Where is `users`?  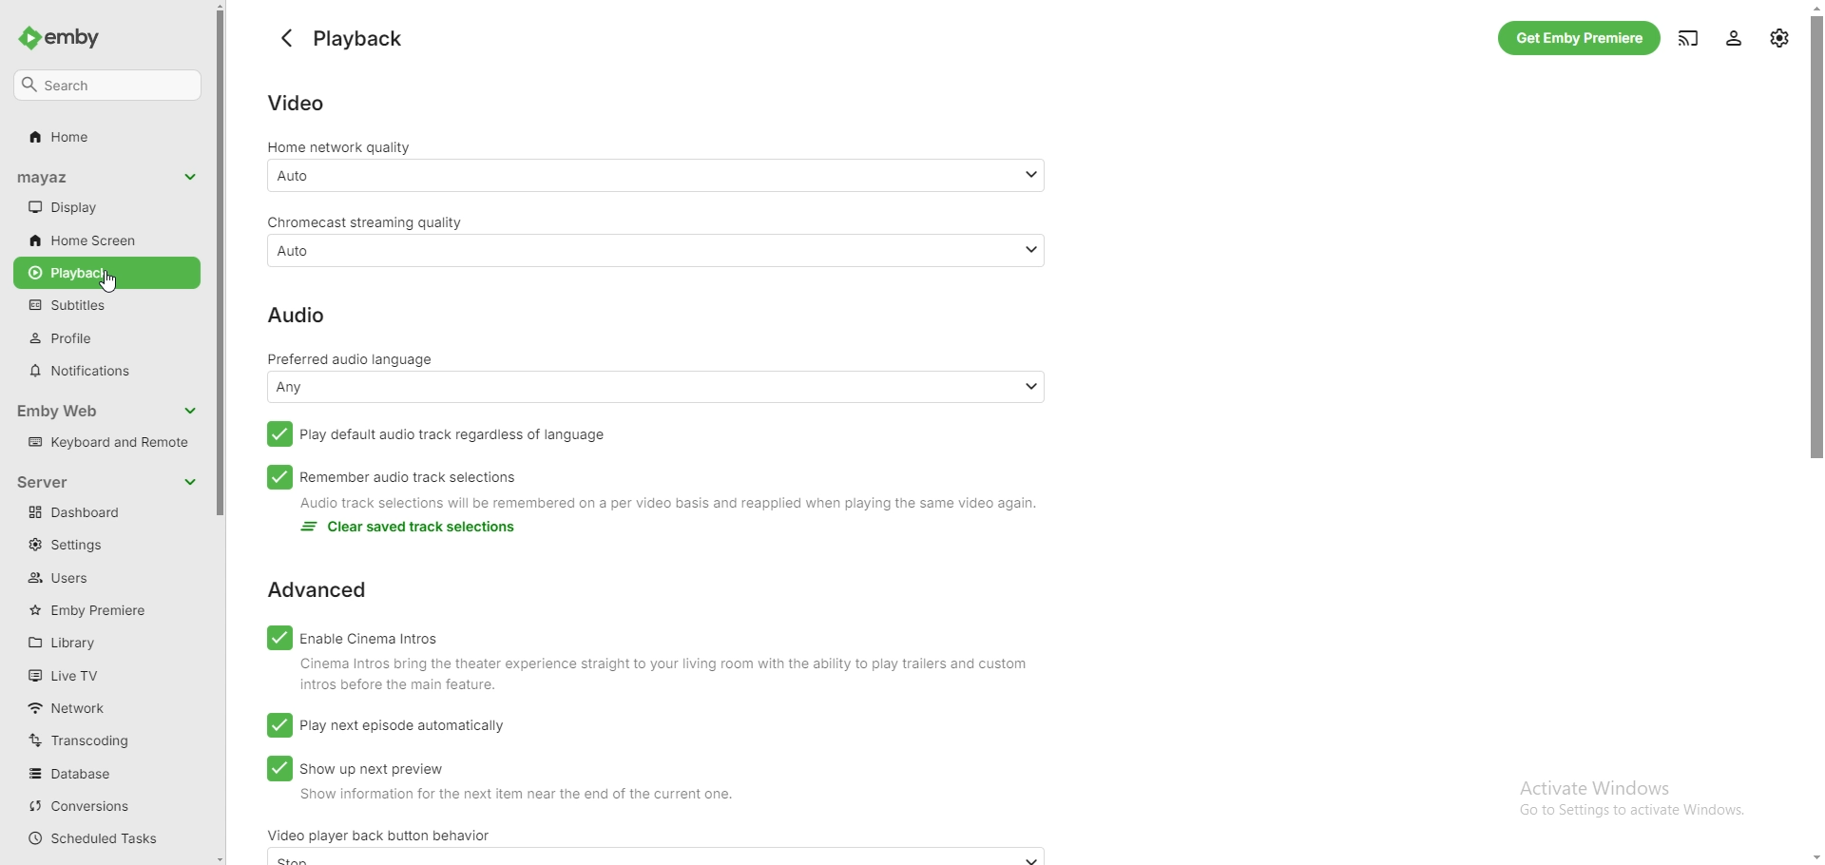
users is located at coordinates (96, 577).